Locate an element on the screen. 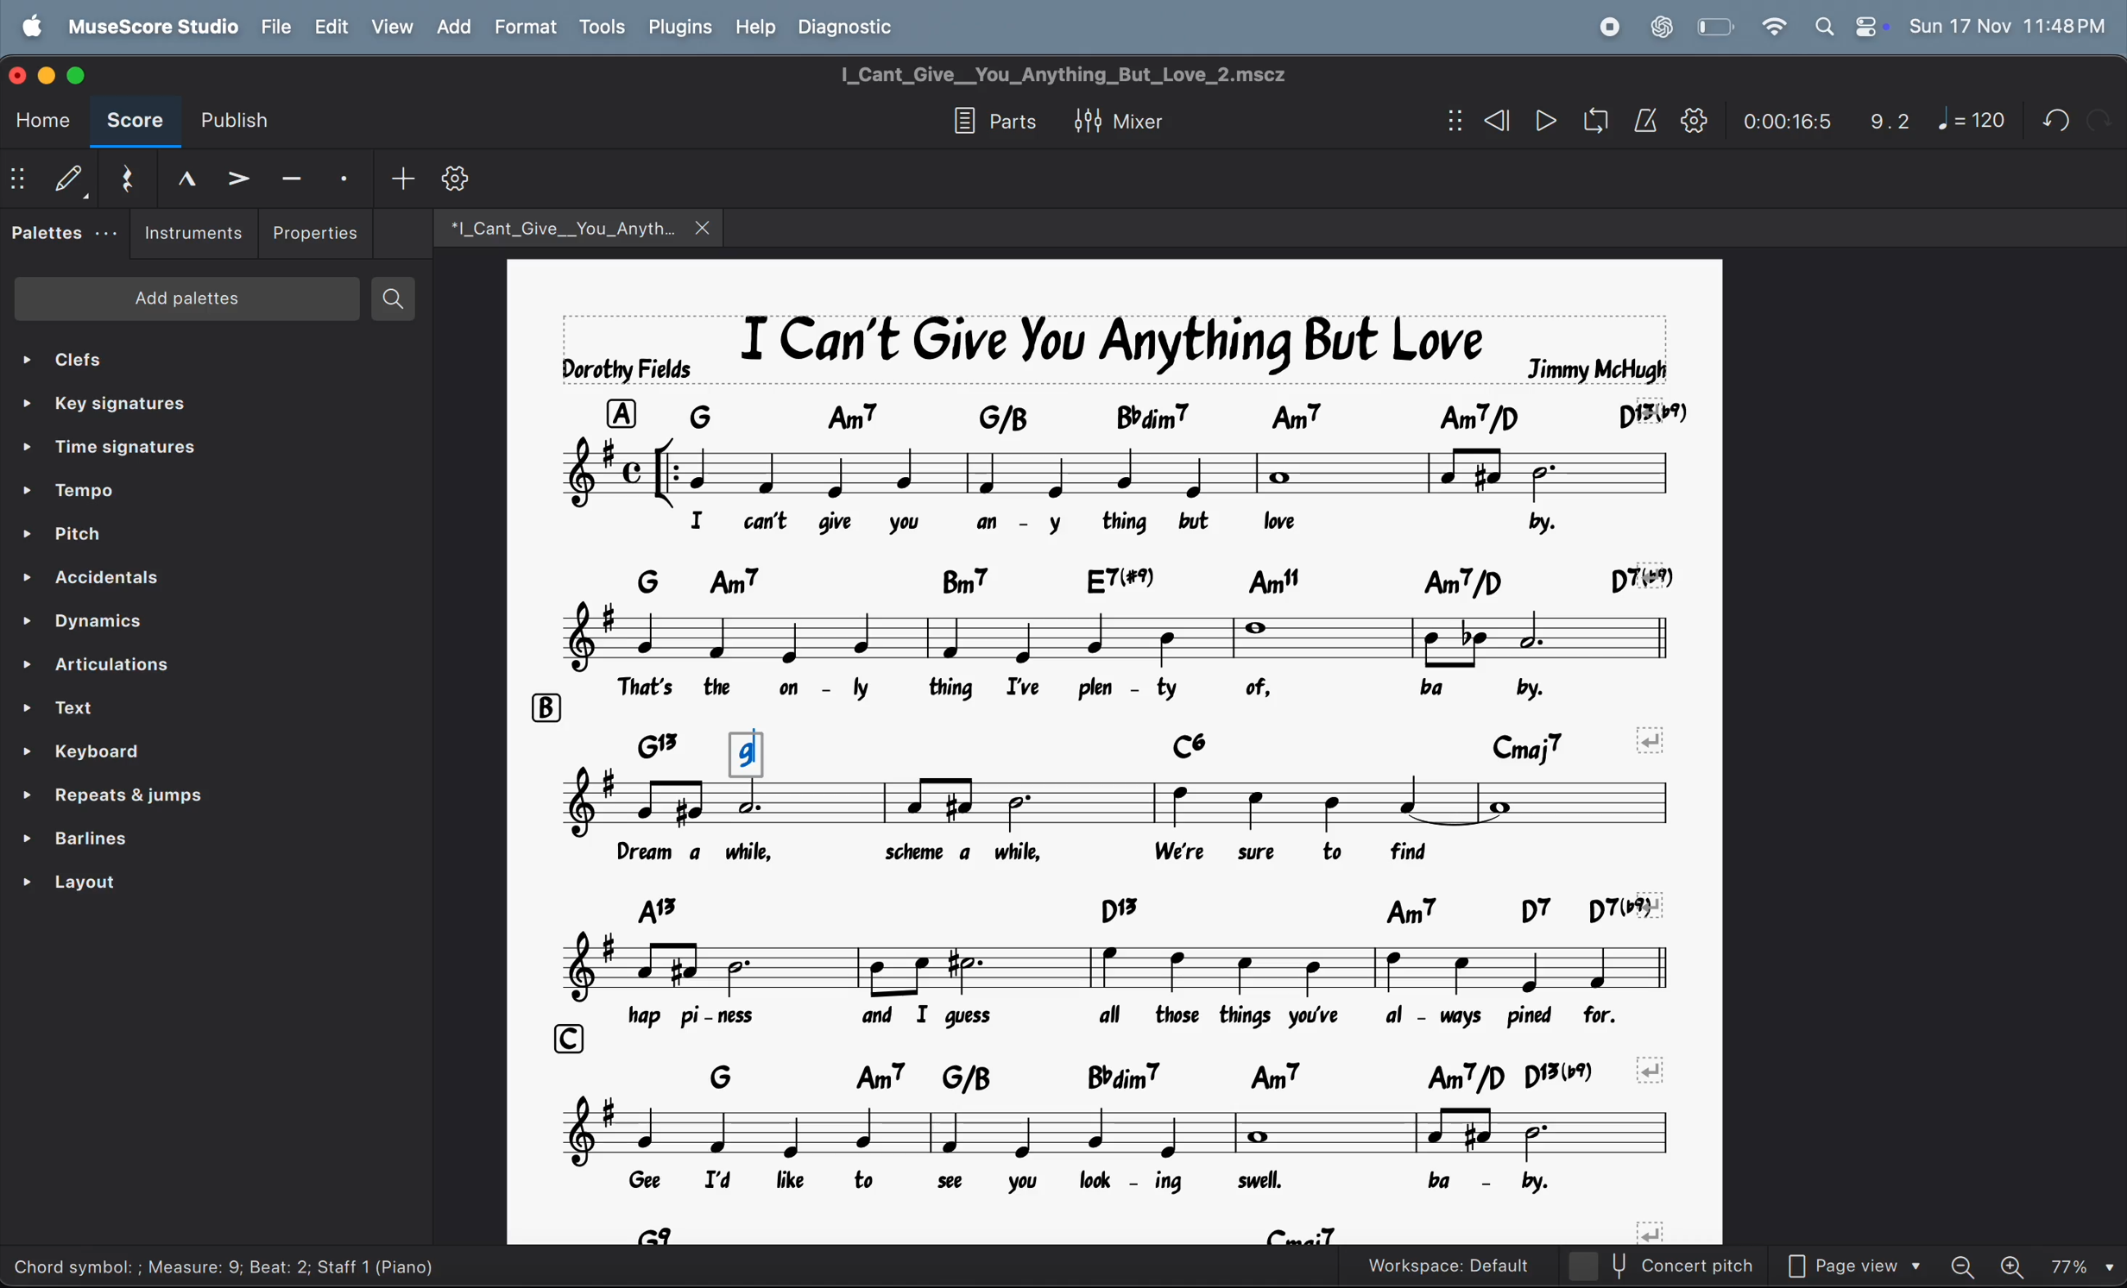  Format is located at coordinates (528, 25).